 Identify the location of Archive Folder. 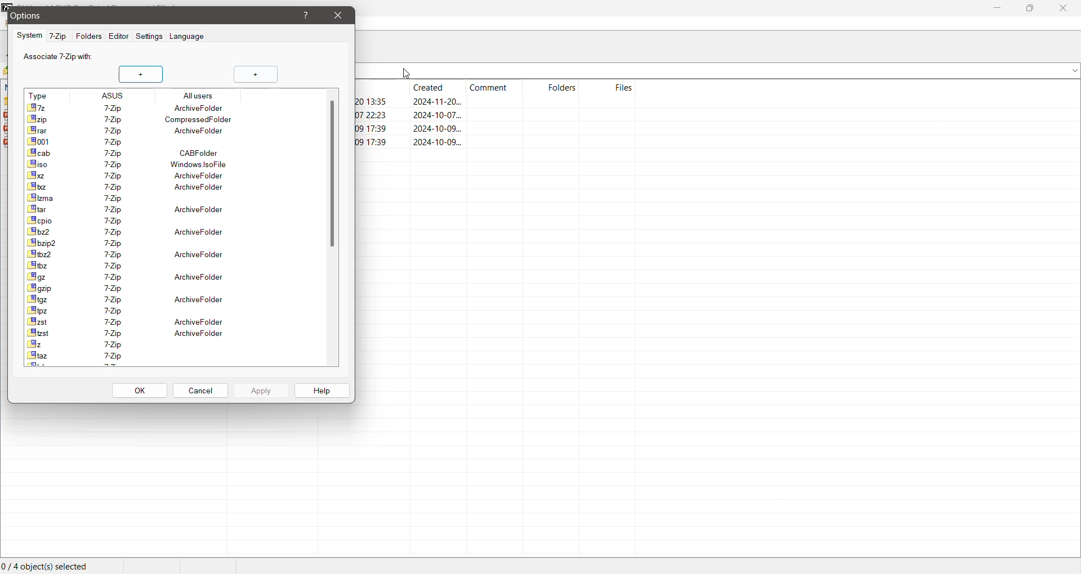
(137, 210).